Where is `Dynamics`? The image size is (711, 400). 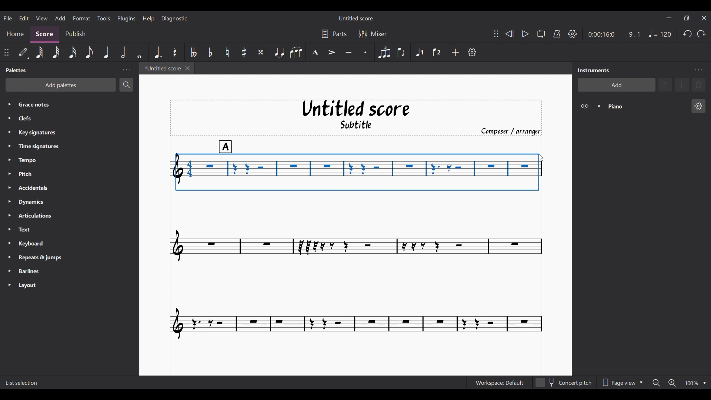 Dynamics is located at coordinates (44, 203).